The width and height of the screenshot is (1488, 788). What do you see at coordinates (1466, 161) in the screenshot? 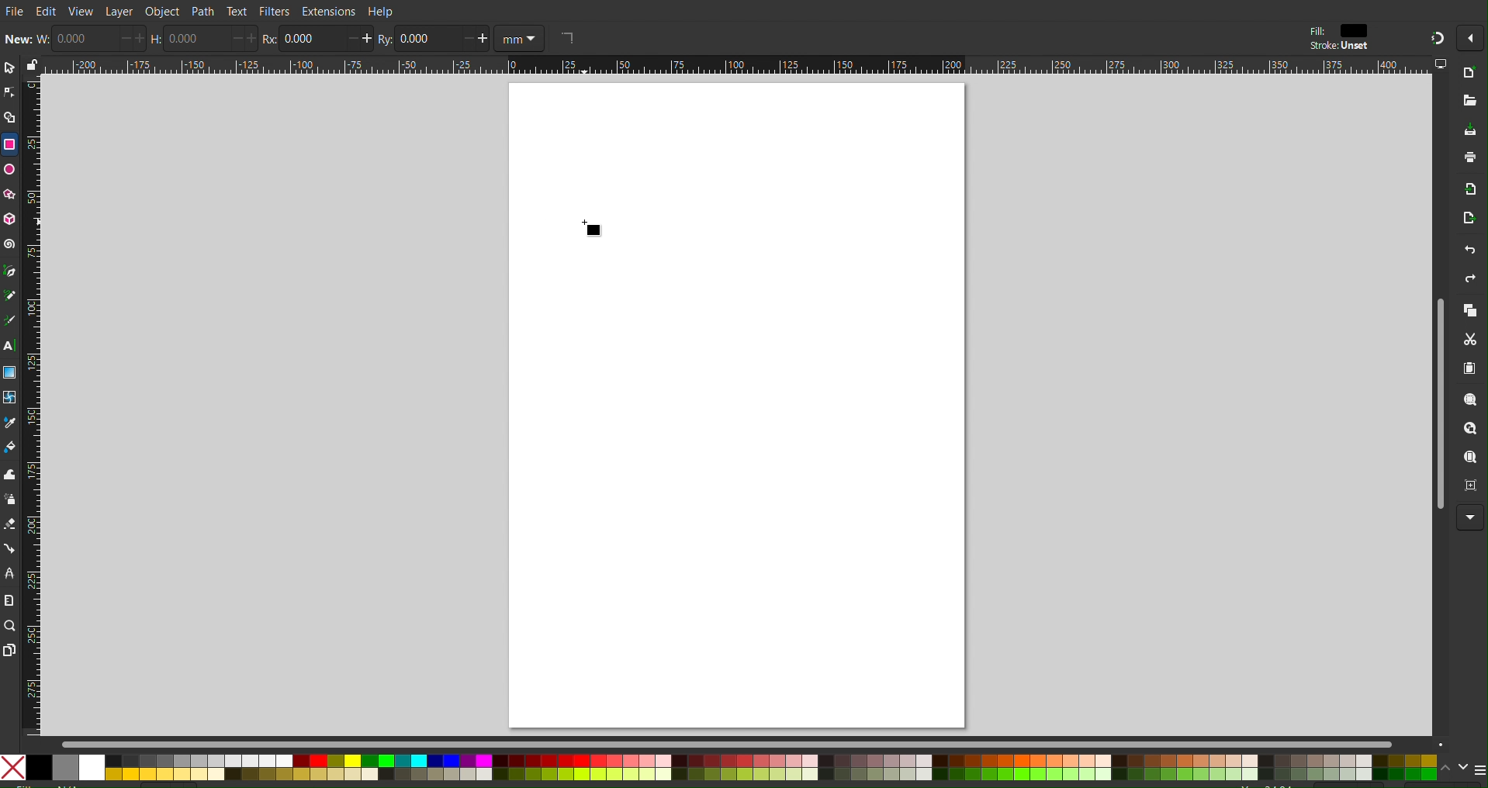
I see `Print` at bounding box center [1466, 161].